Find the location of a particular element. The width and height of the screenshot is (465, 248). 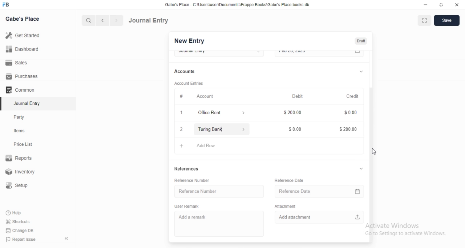

2 is located at coordinates (180, 129).